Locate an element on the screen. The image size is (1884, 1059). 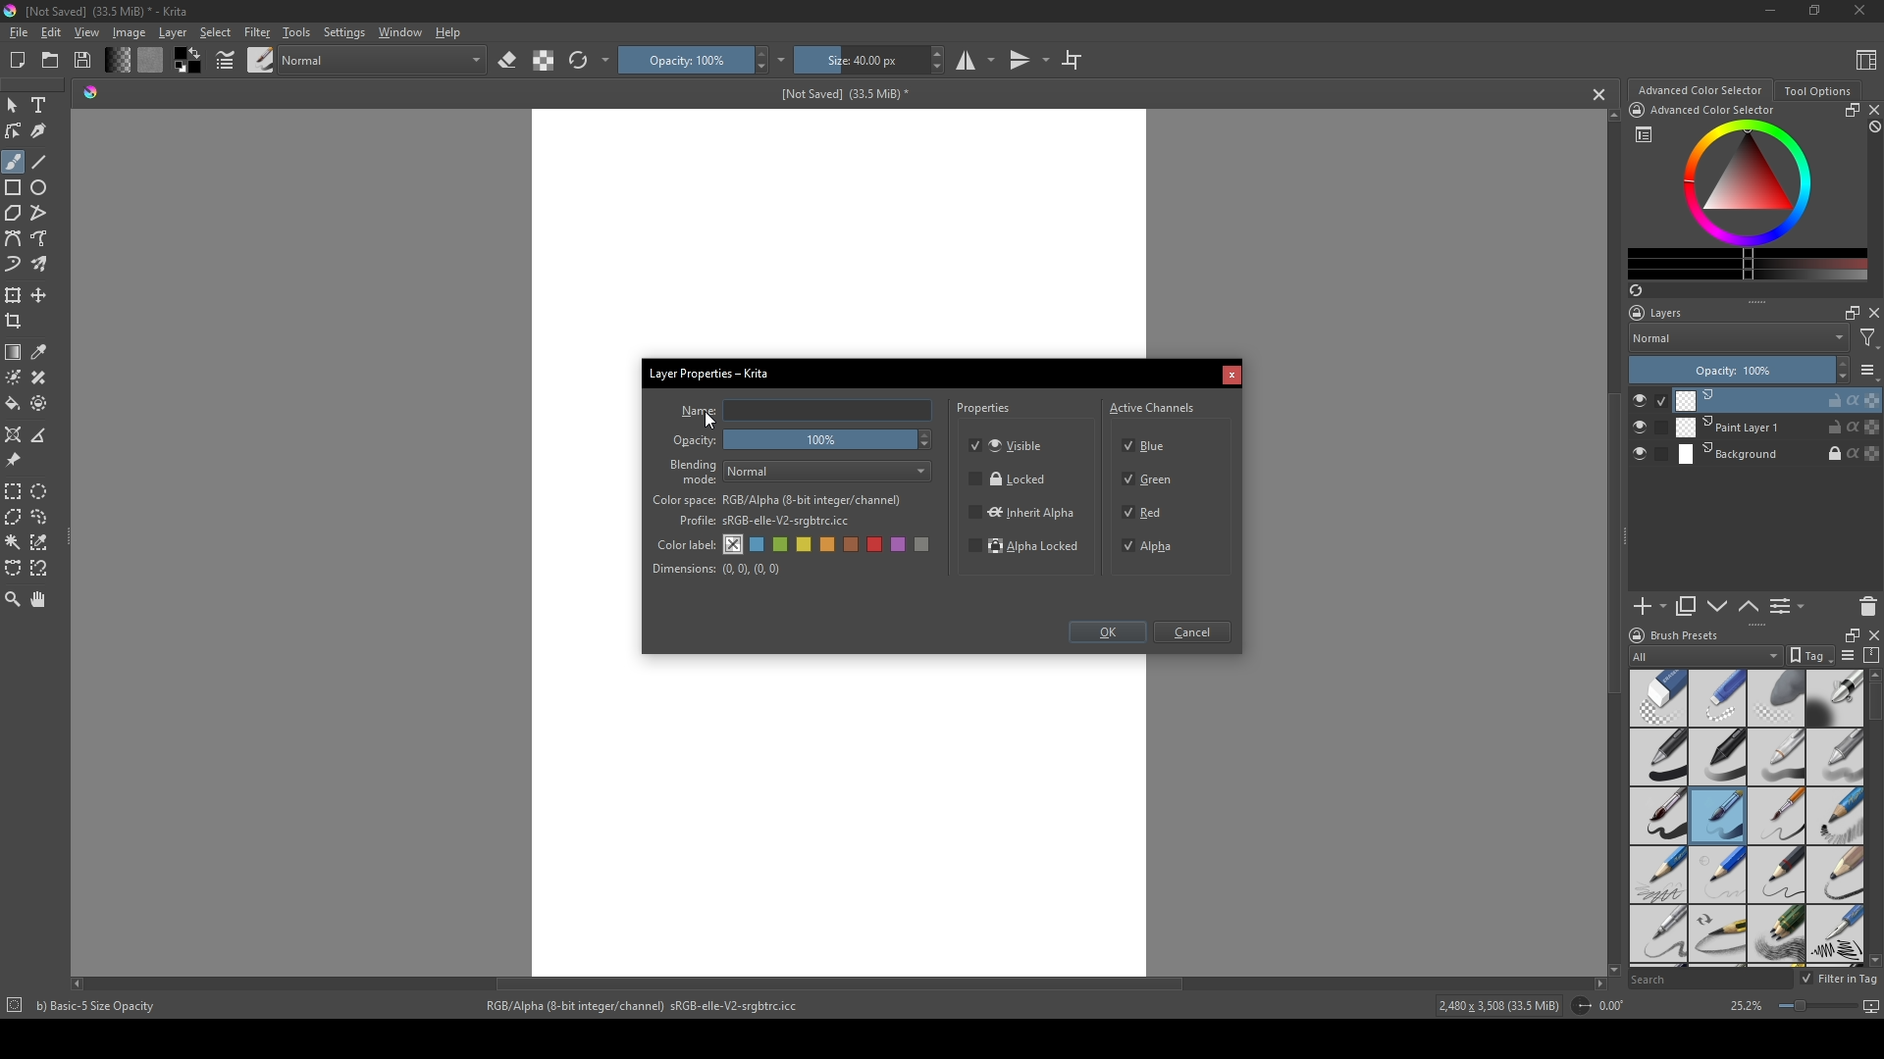
icon is located at coordinates (1636, 110).